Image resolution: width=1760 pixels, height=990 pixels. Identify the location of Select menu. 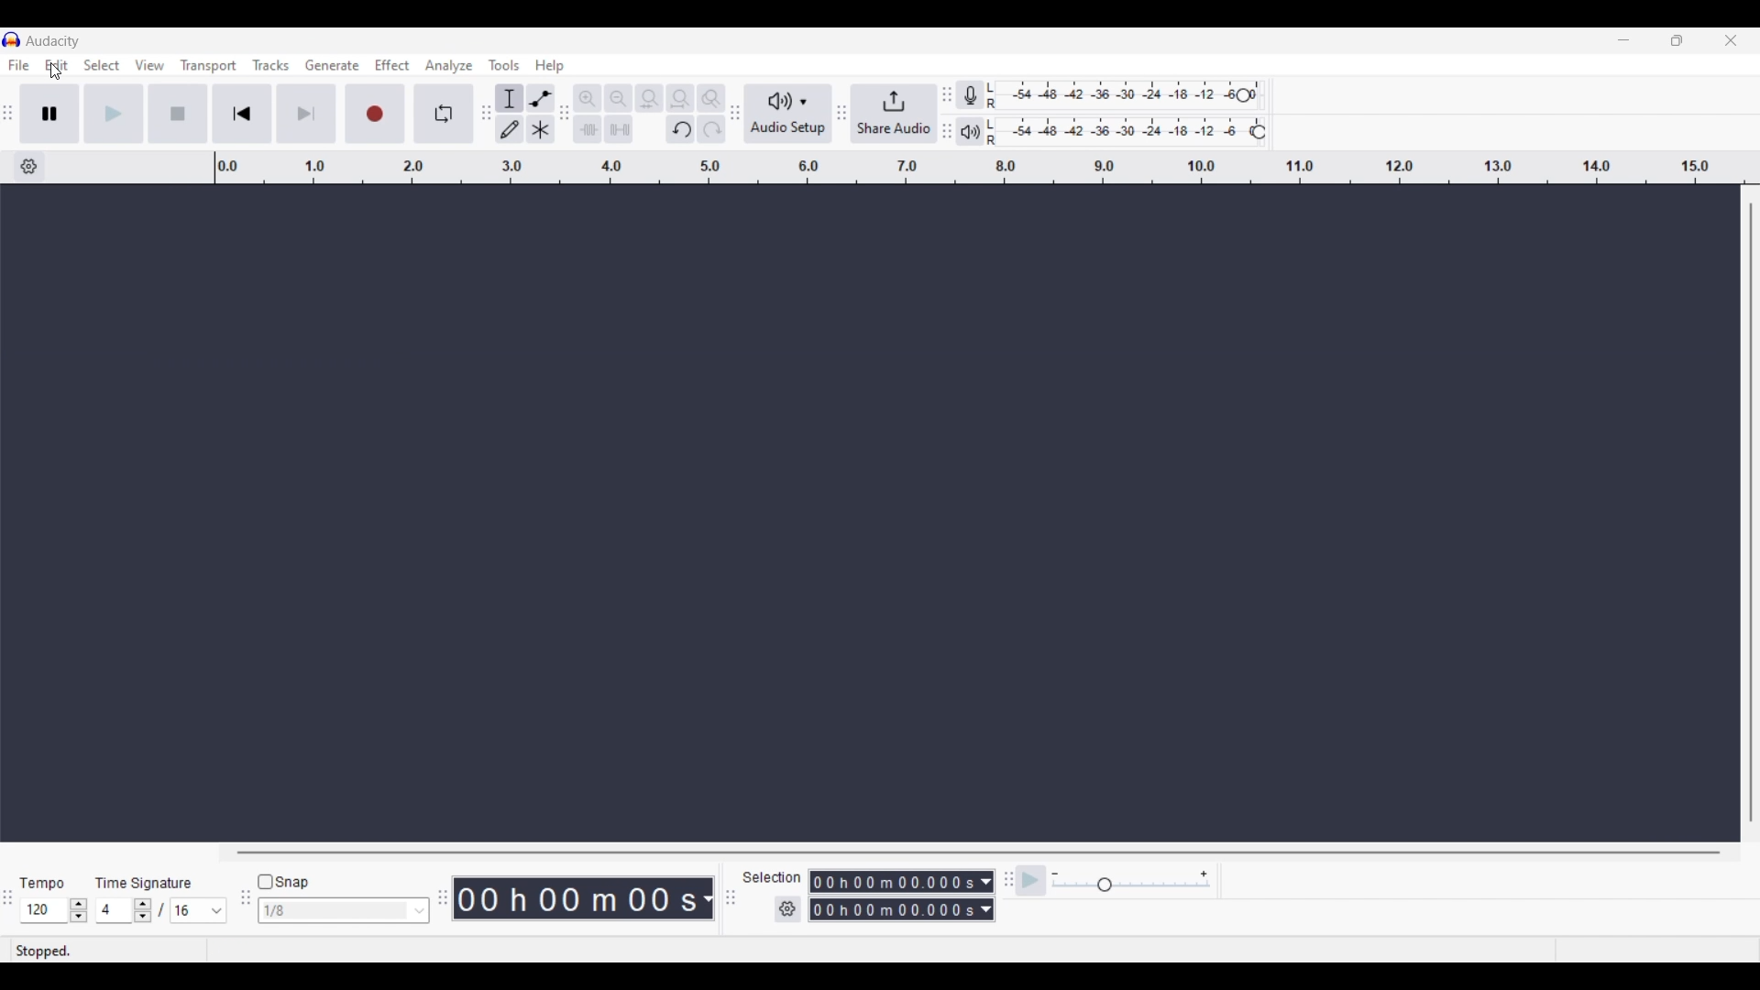
(102, 66).